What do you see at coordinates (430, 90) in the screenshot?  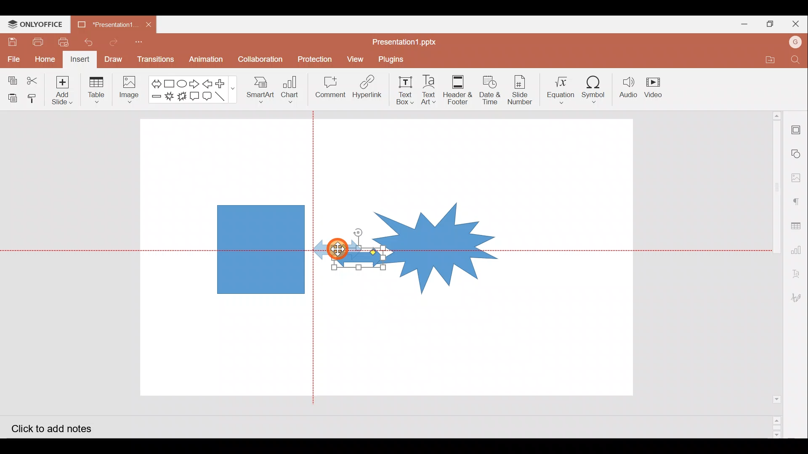 I see `Text Art` at bounding box center [430, 90].